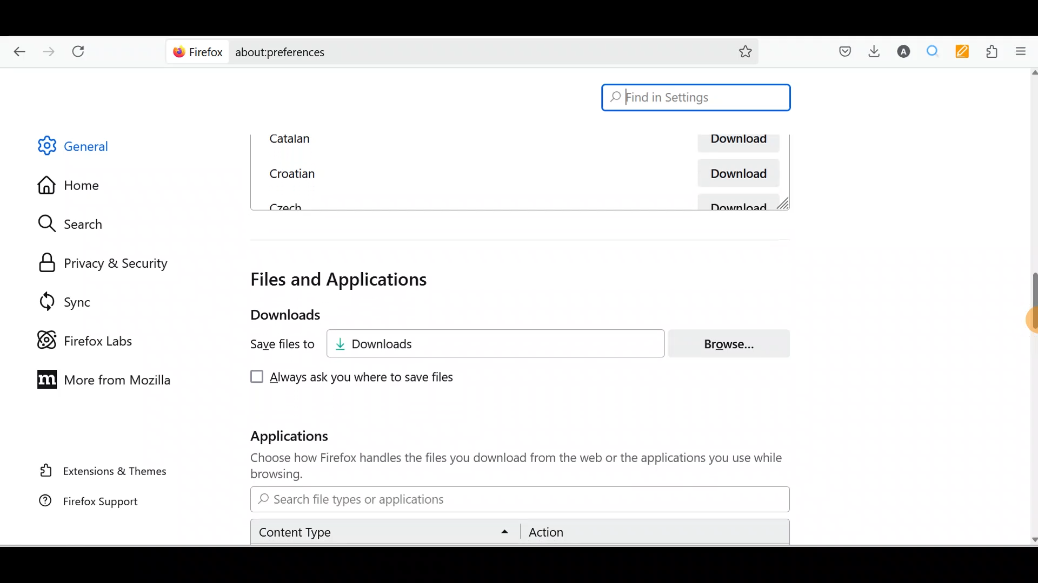 Image resolution: width=1038 pixels, height=583 pixels. What do you see at coordinates (651, 532) in the screenshot?
I see `Action` at bounding box center [651, 532].